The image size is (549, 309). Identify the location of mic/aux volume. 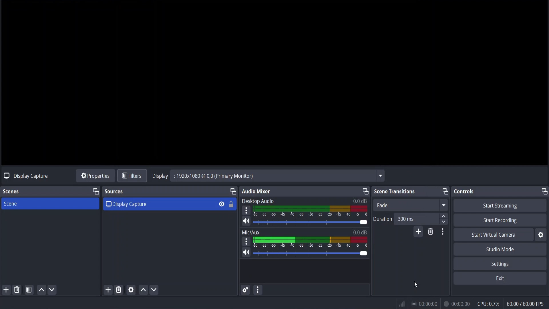
(311, 242).